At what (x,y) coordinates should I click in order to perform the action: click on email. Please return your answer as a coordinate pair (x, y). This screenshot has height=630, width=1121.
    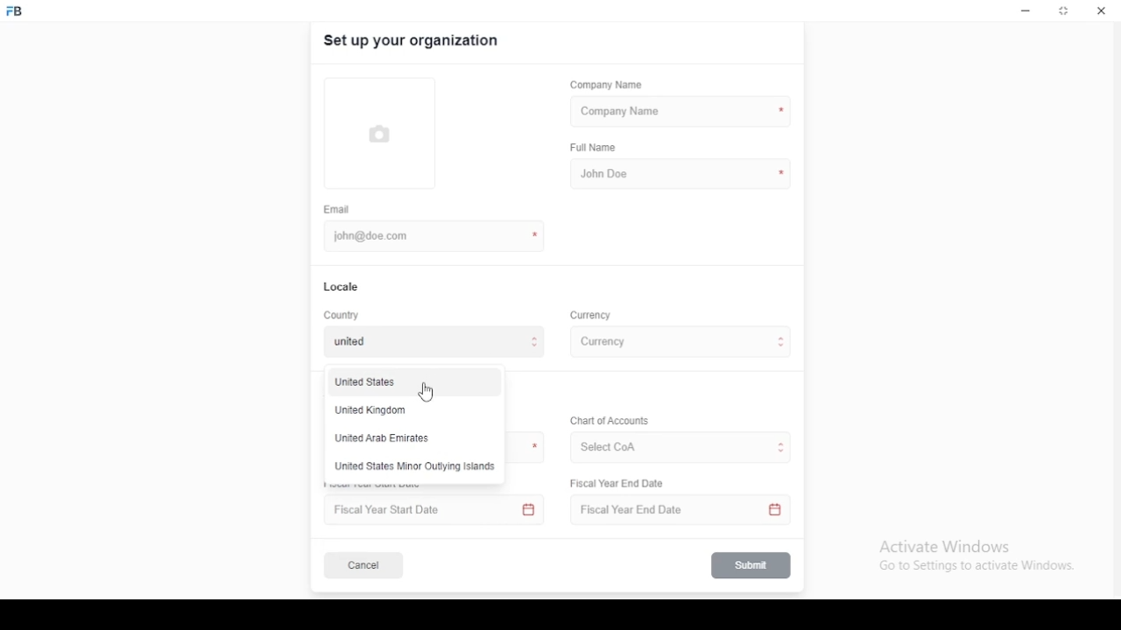
    Looking at the image, I should click on (337, 209).